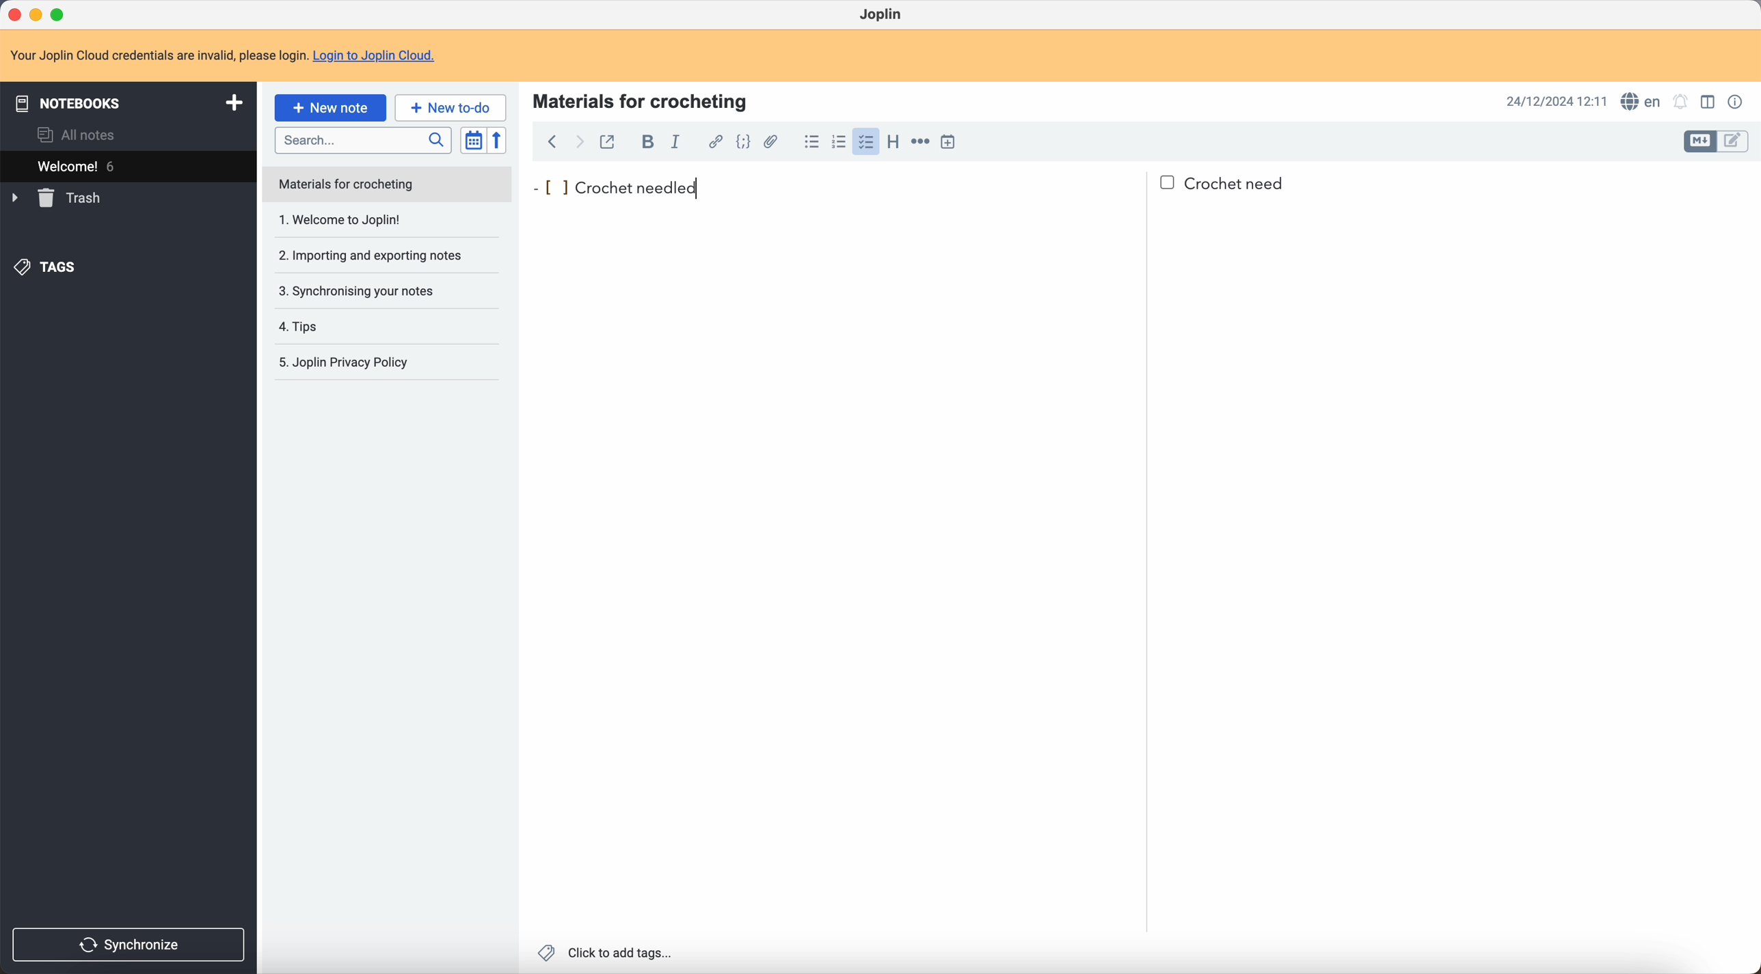  What do you see at coordinates (59, 198) in the screenshot?
I see `trash` at bounding box center [59, 198].